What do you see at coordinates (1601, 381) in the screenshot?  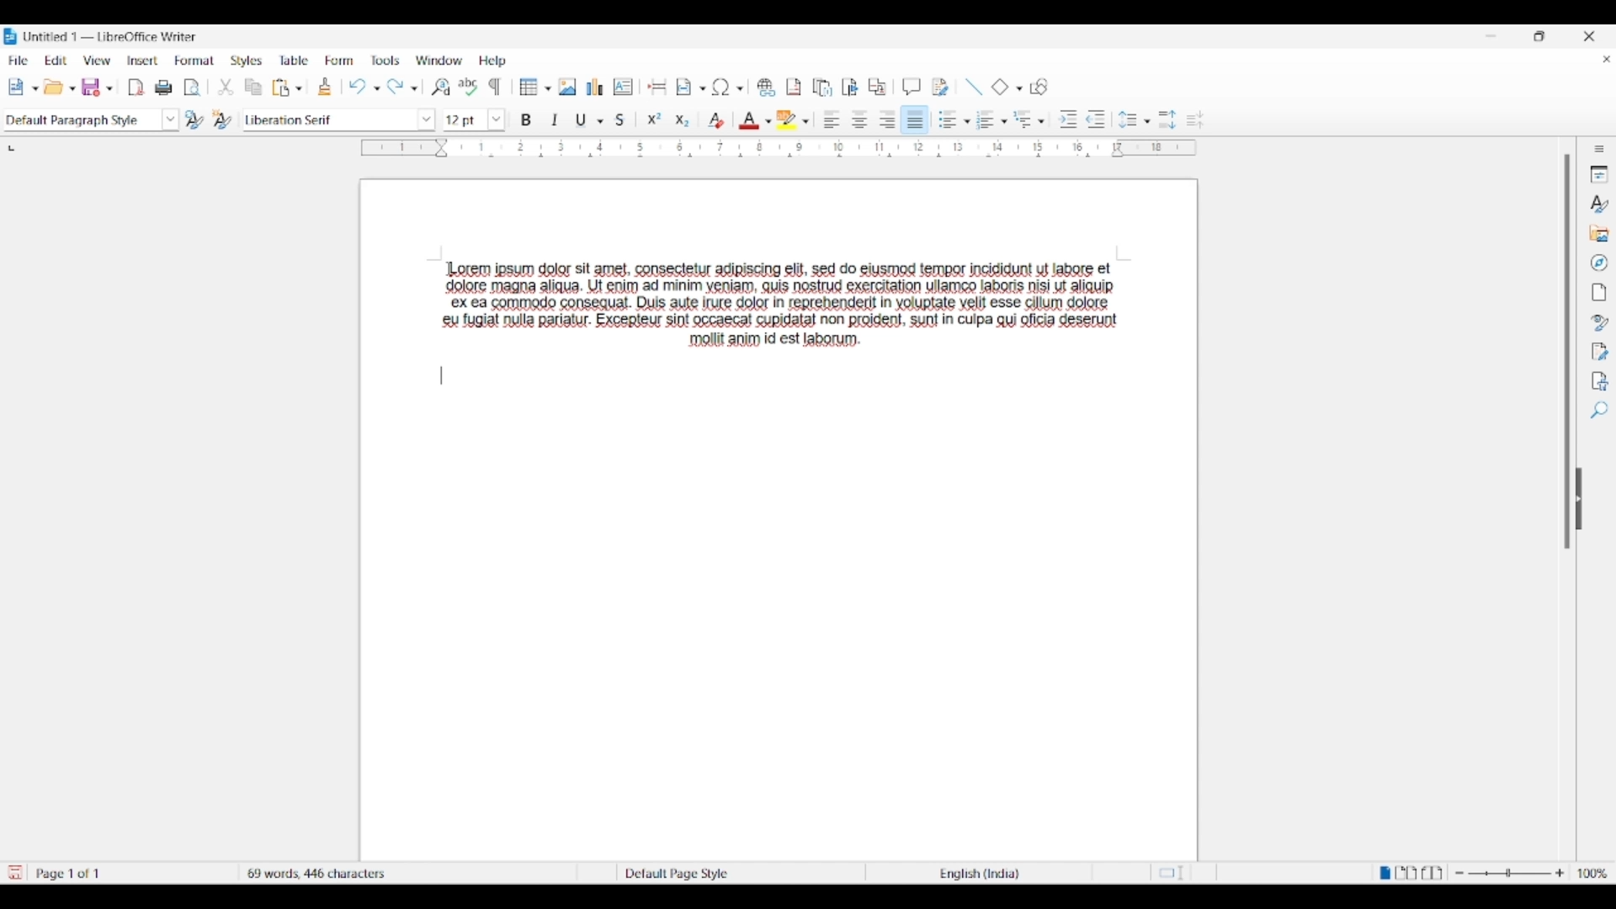 I see `Accessibility check` at bounding box center [1601, 381].